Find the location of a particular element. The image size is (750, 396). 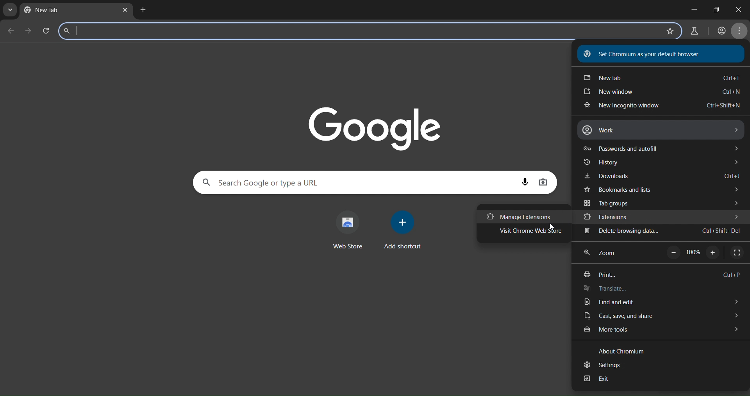

Google  is located at coordinates (375, 124).